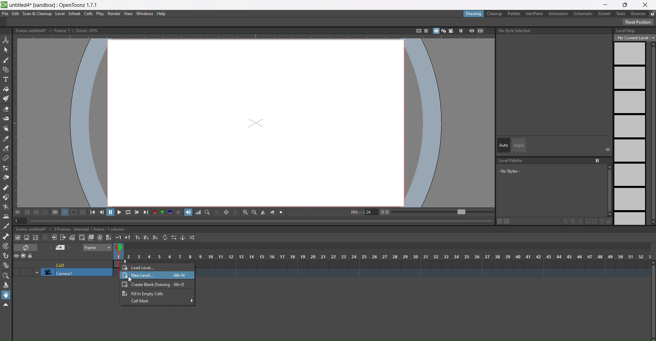  What do you see at coordinates (6, 139) in the screenshot?
I see `style picker` at bounding box center [6, 139].